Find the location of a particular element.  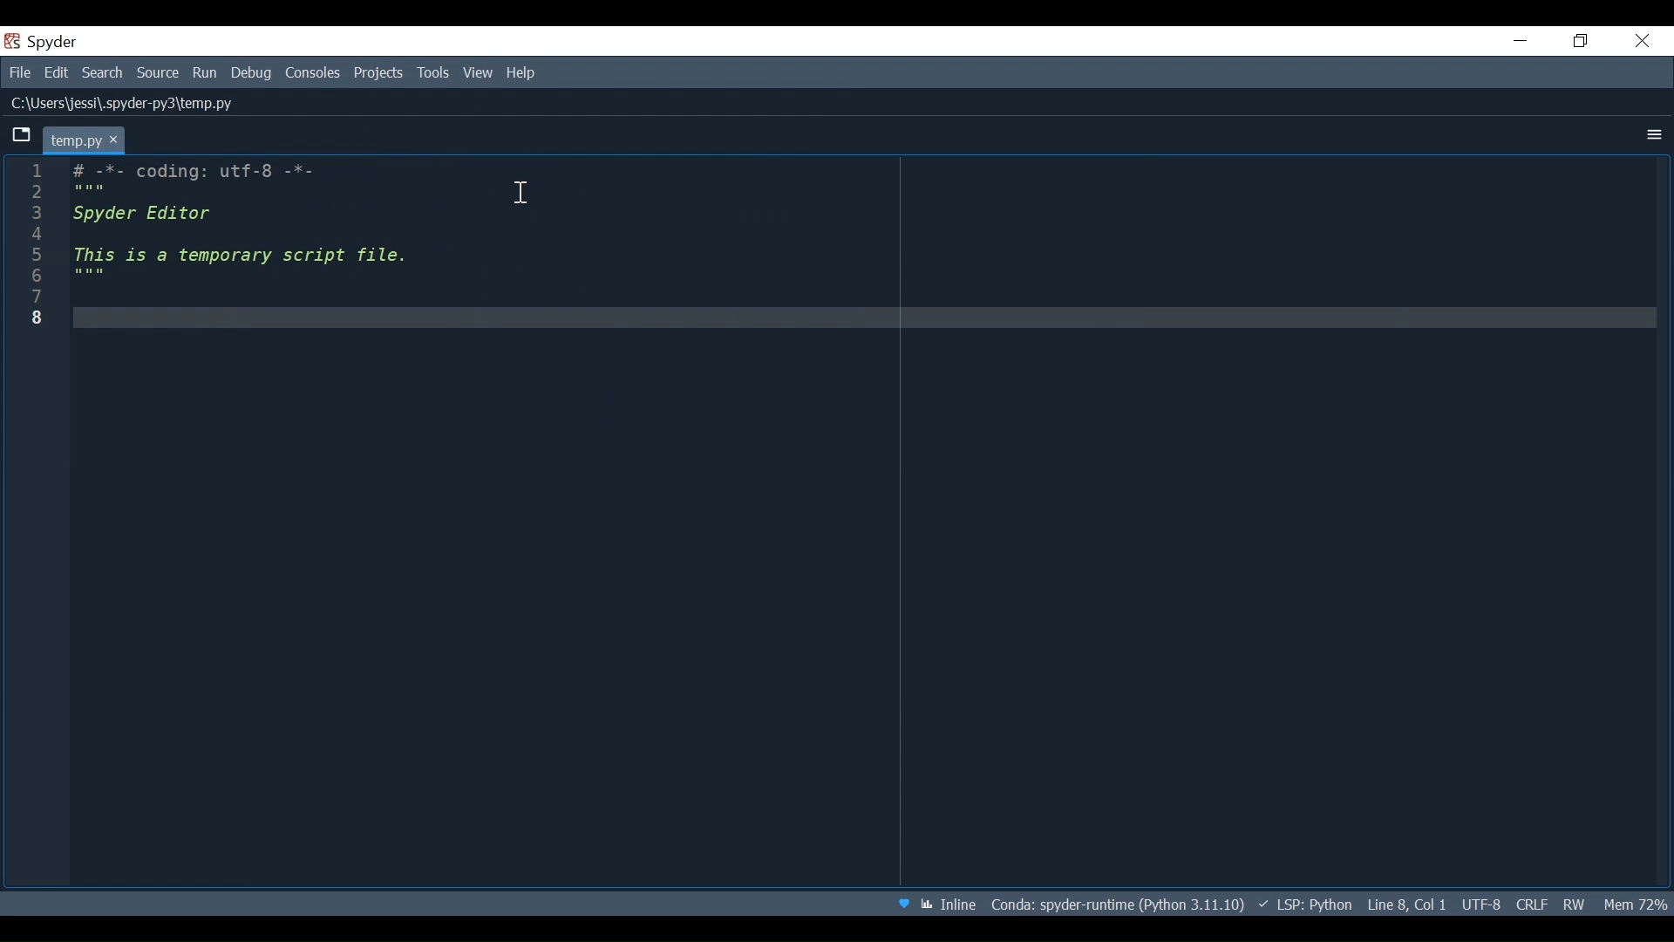

View is located at coordinates (480, 72).